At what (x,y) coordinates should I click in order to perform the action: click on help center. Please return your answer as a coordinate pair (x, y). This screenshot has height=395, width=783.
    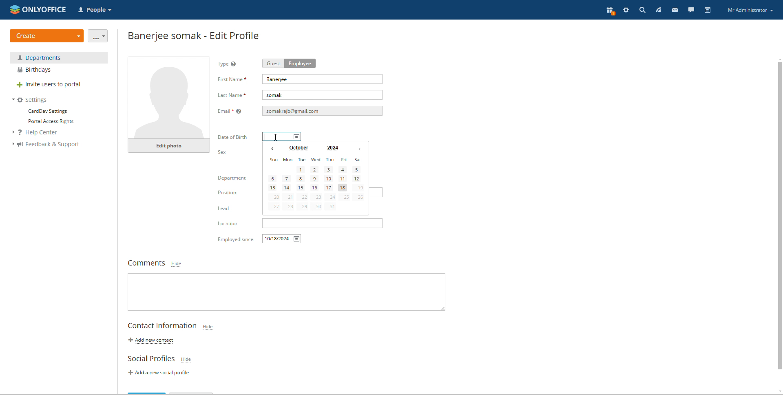
    Looking at the image, I should click on (40, 133).